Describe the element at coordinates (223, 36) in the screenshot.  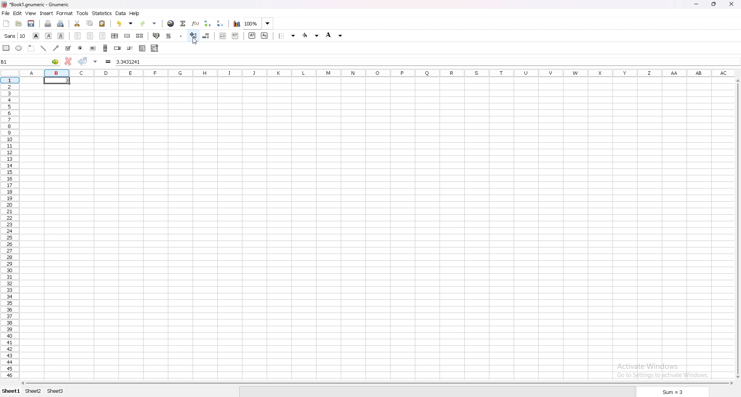
I see `decrease indent` at that location.